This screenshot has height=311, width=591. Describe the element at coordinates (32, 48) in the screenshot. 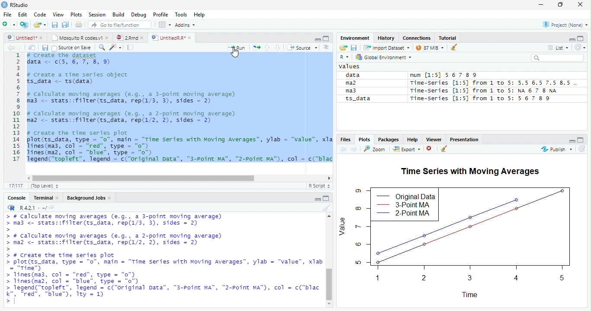

I see `show in window` at that location.